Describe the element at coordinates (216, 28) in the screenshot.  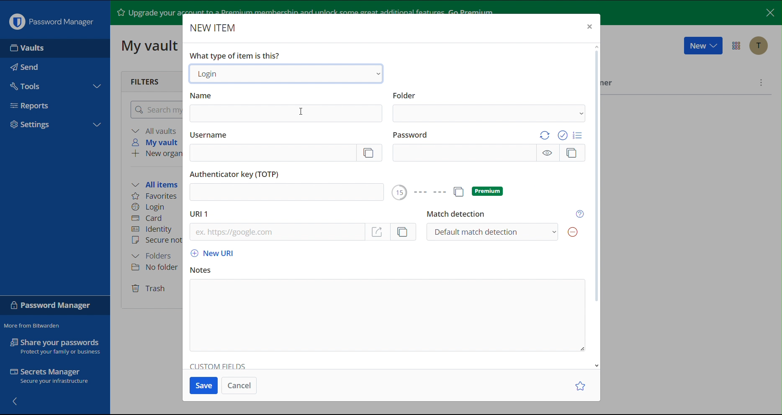
I see `New Item` at that location.